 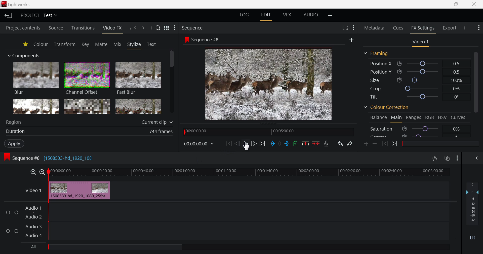 I want to click on Scroll Bar, so click(x=172, y=83).